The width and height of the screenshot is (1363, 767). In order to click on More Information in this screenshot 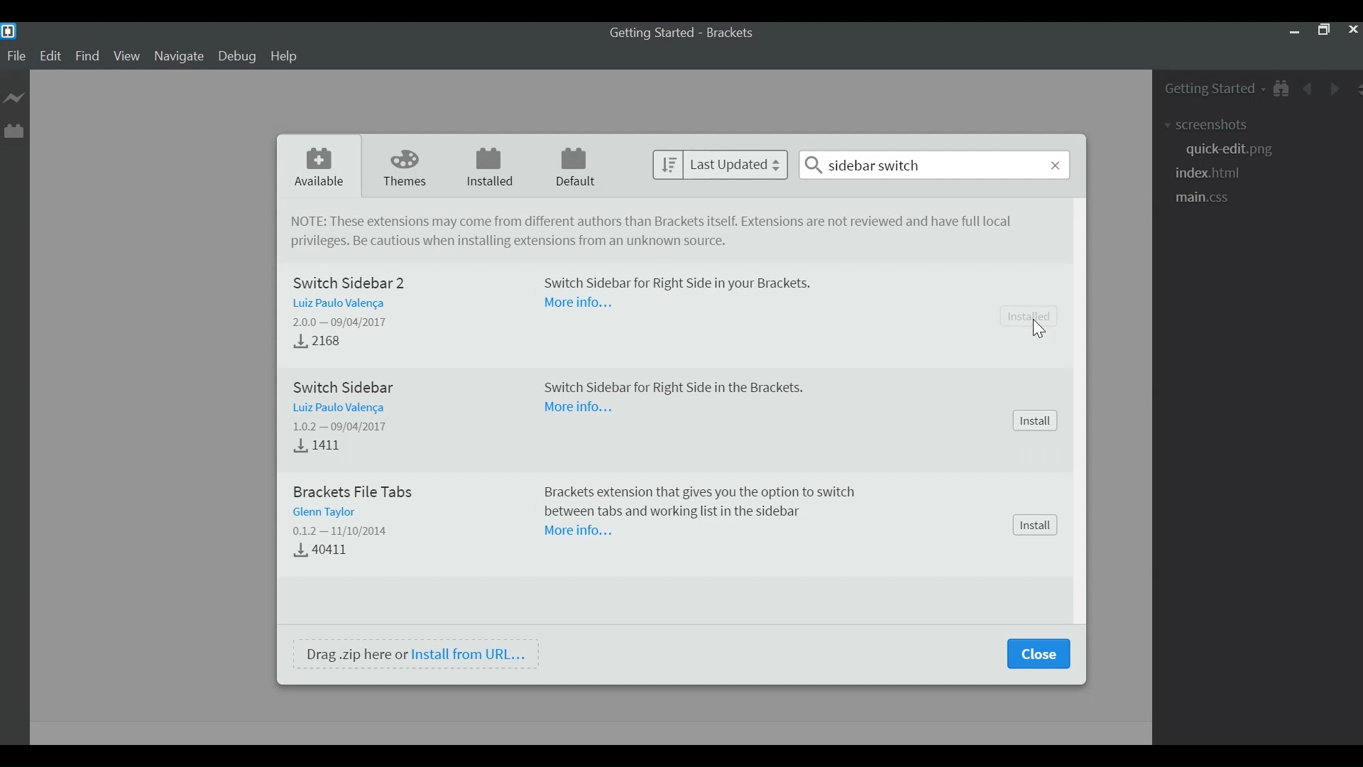, I will do `click(581, 408)`.